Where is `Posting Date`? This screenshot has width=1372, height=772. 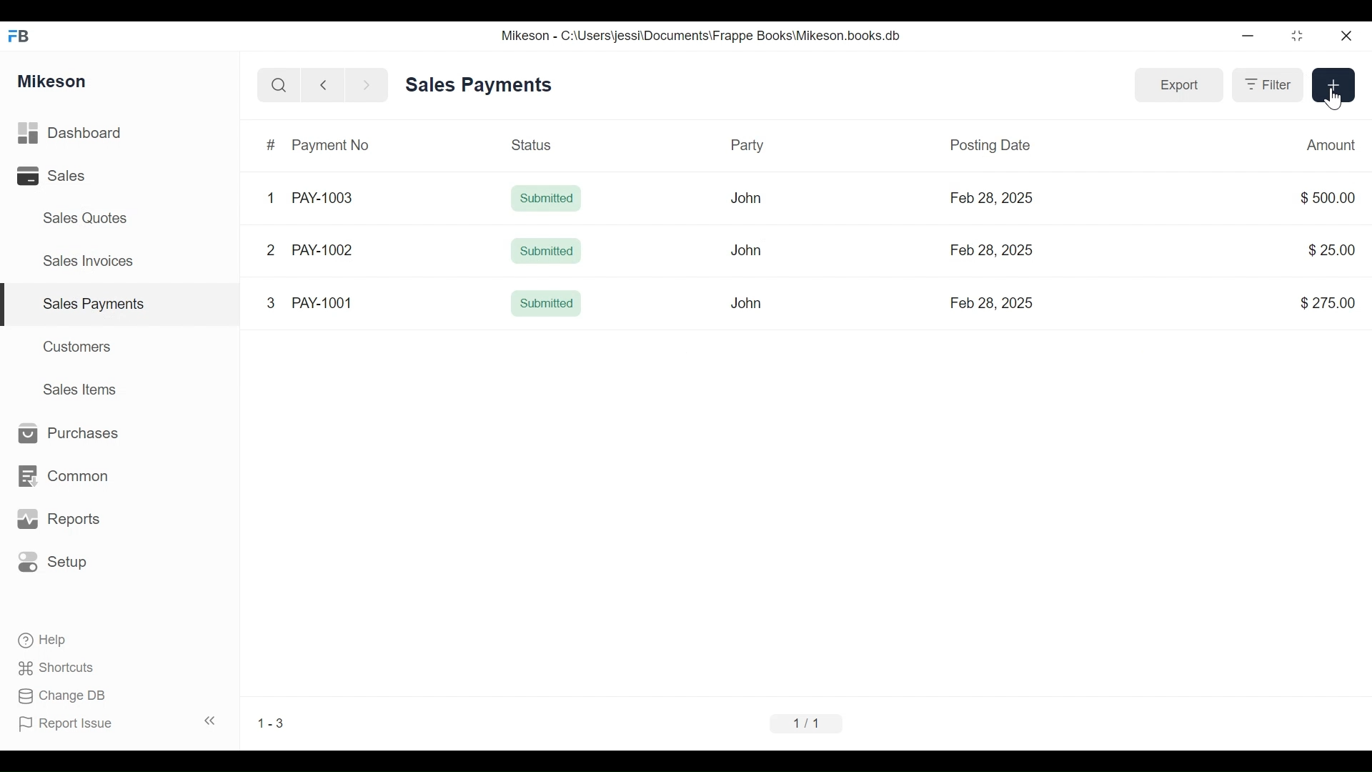 Posting Date is located at coordinates (988, 144).